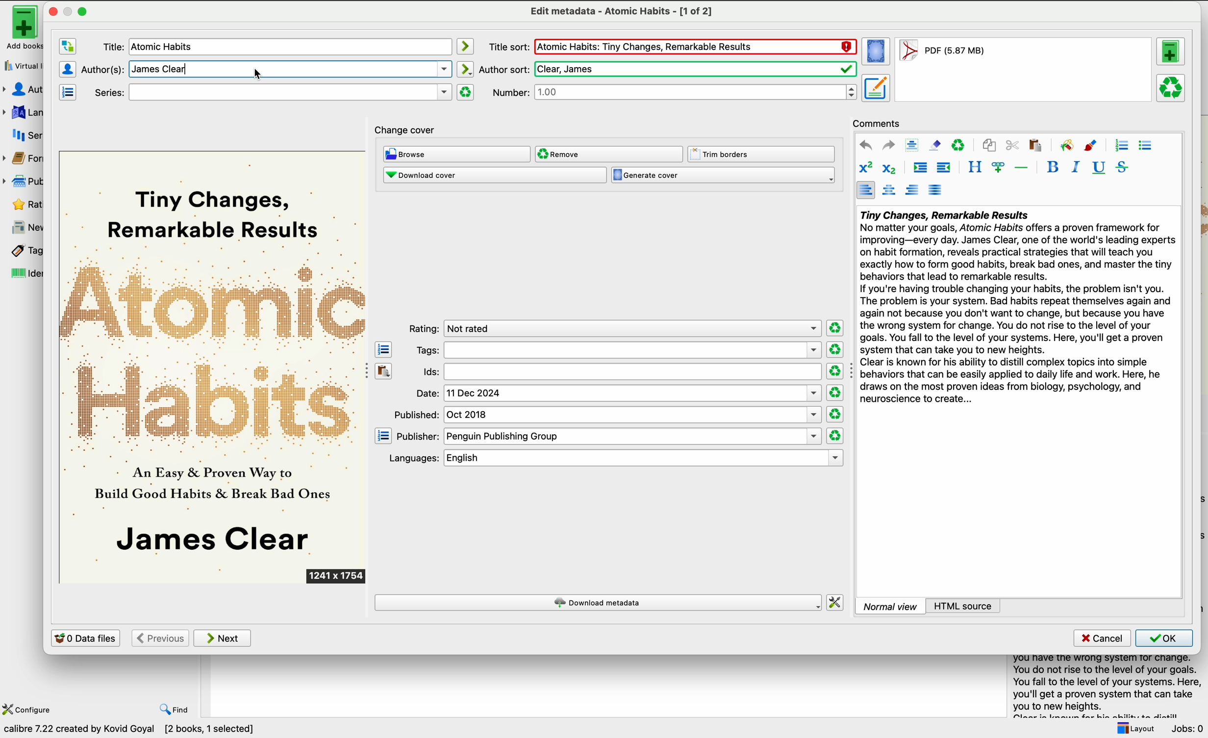 The height and width of the screenshot is (738, 1208). Describe the element at coordinates (876, 89) in the screenshot. I see `set metadata for the book from the selected format` at that location.